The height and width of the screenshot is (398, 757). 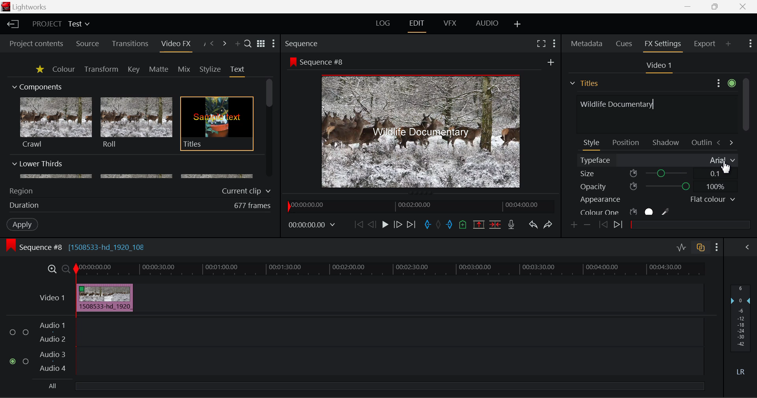 What do you see at coordinates (301, 43) in the screenshot?
I see `Sequence` at bounding box center [301, 43].